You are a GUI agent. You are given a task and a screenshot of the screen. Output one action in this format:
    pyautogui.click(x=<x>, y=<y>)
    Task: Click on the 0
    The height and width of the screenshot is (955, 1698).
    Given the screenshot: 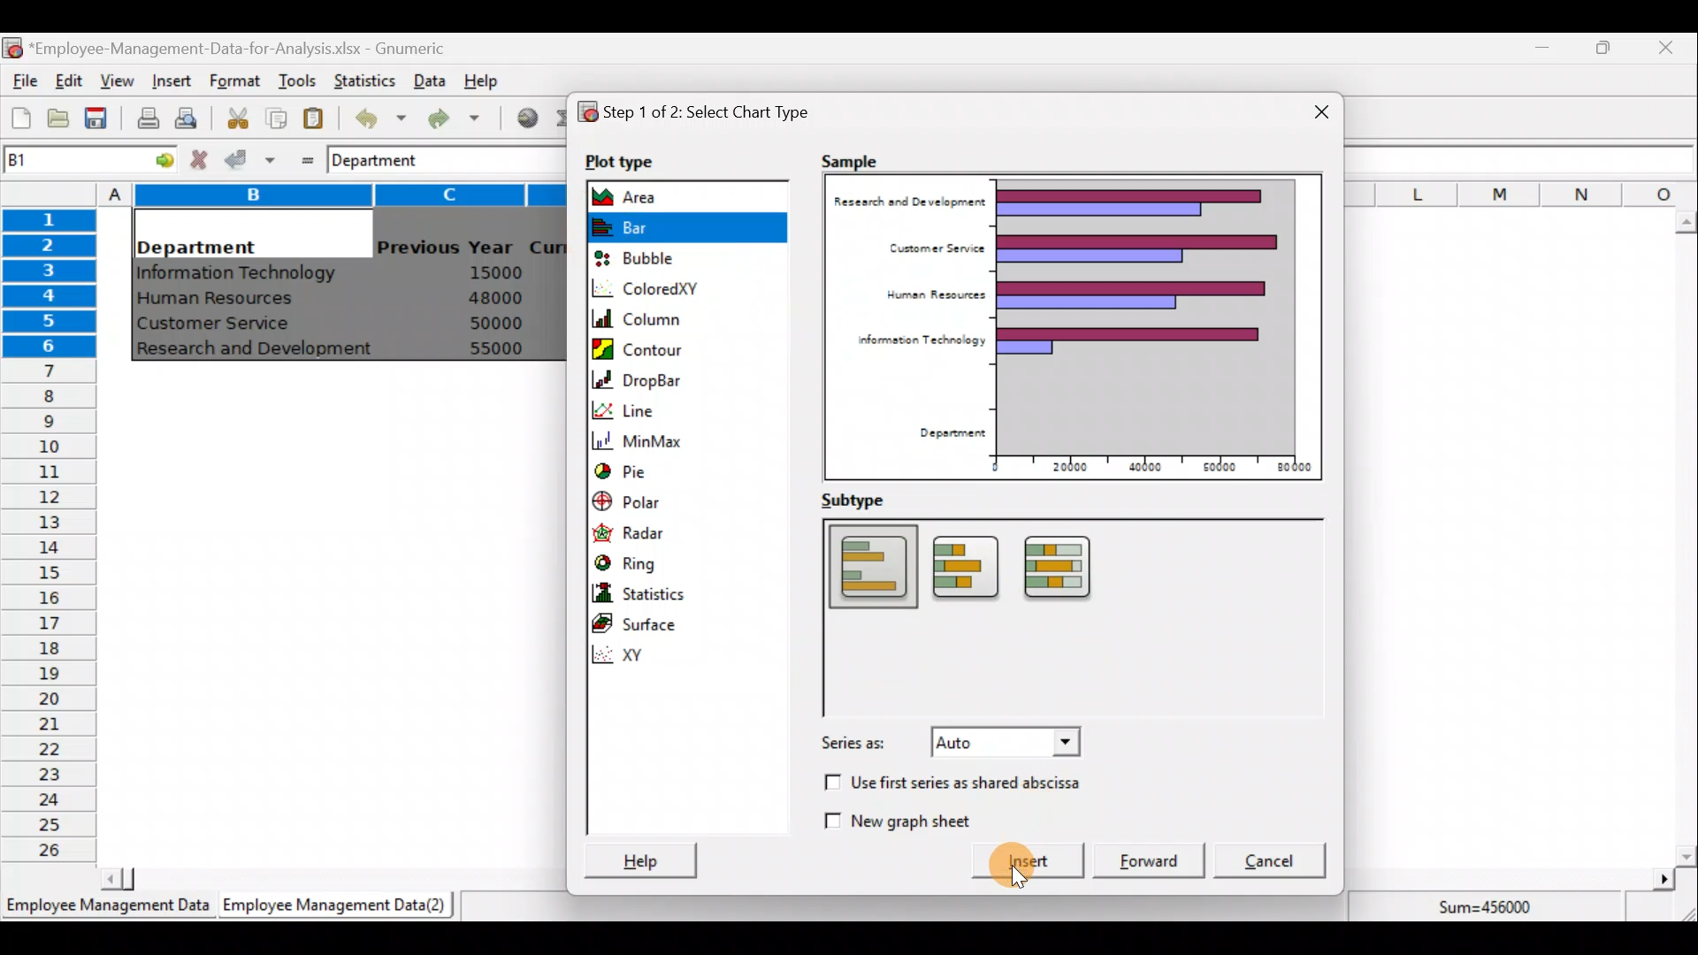 What is the action you would take?
    pyautogui.click(x=993, y=465)
    